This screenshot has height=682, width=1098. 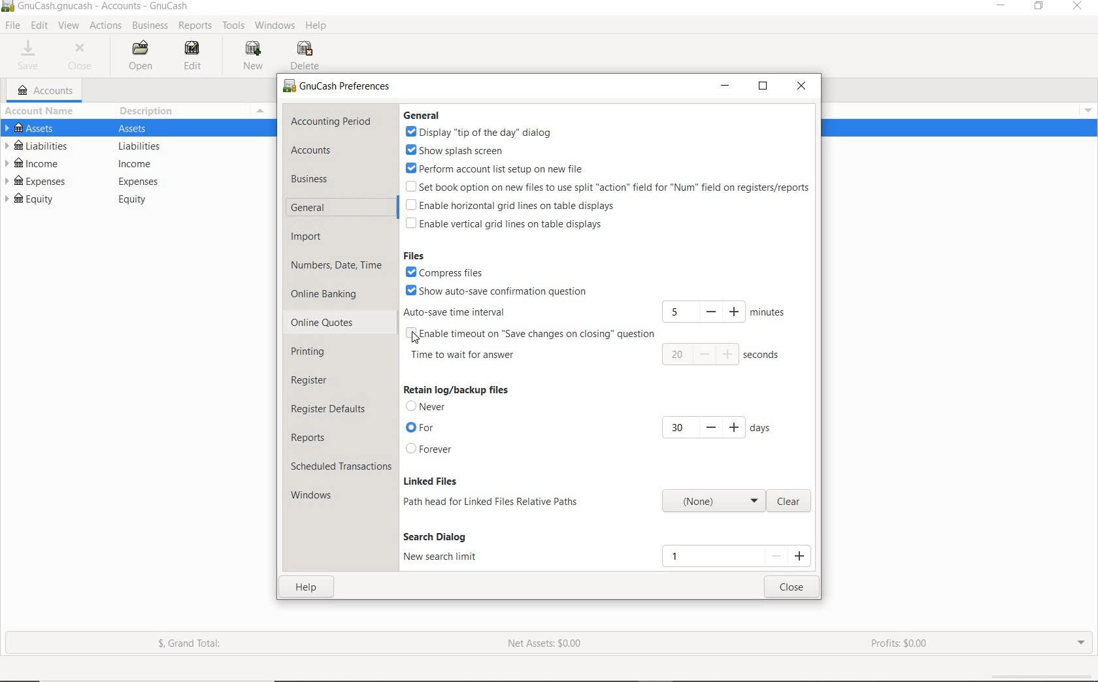 What do you see at coordinates (442, 558) in the screenshot?
I see `new search limit` at bounding box center [442, 558].